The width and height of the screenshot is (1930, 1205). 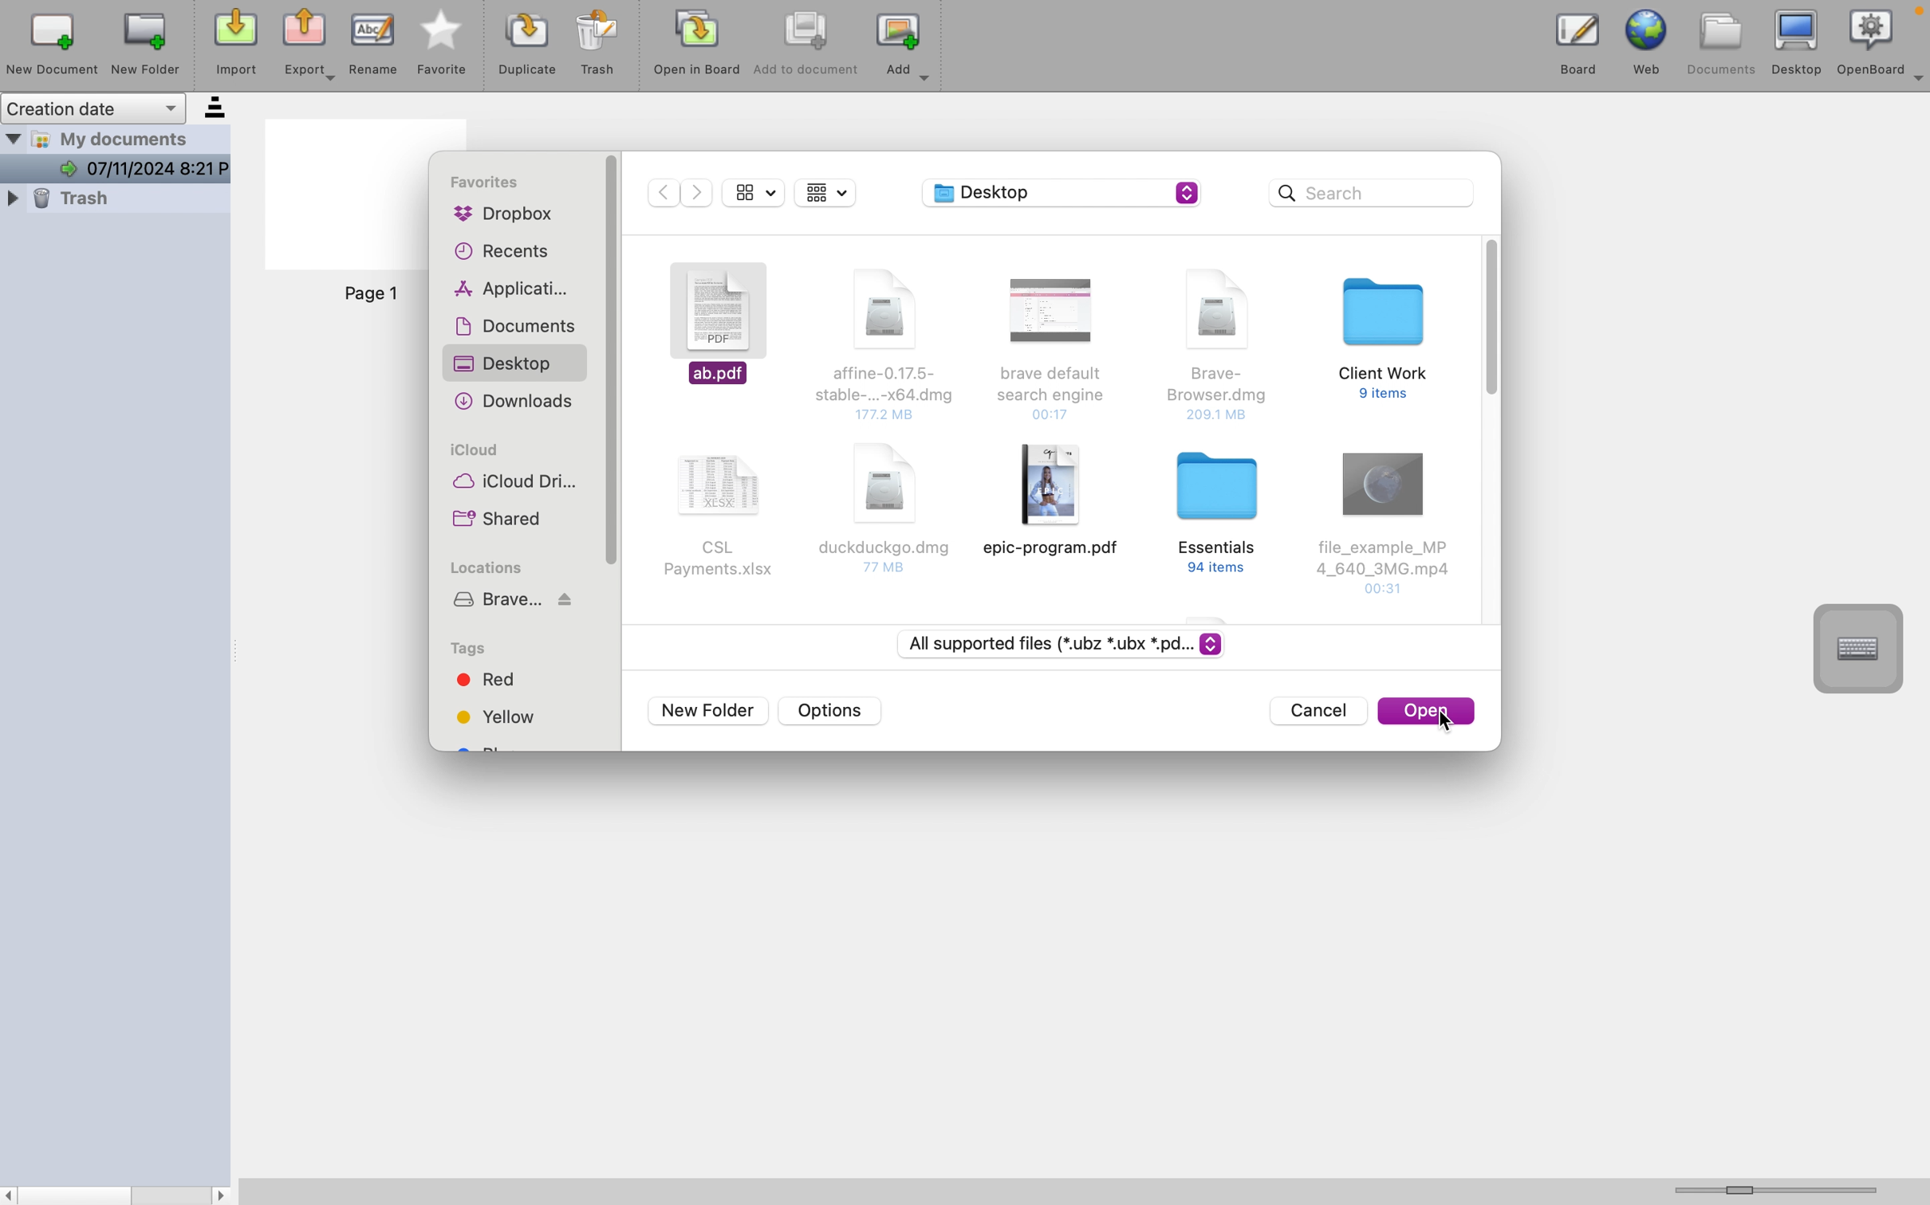 What do you see at coordinates (722, 323) in the screenshot?
I see `selected documents` at bounding box center [722, 323].